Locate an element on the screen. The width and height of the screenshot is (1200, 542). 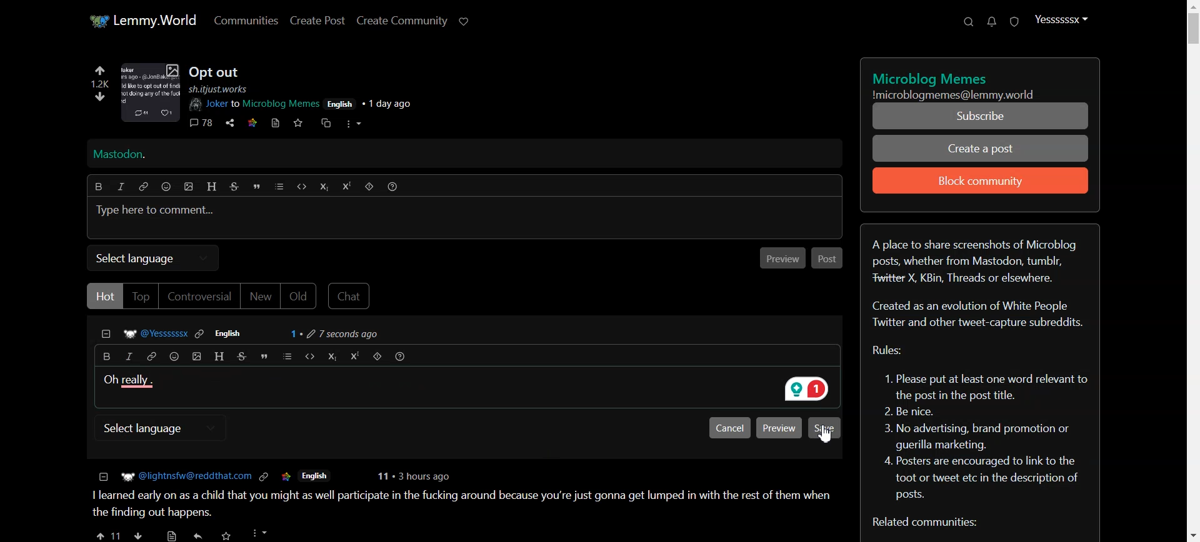
select language is located at coordinates (156, 429).